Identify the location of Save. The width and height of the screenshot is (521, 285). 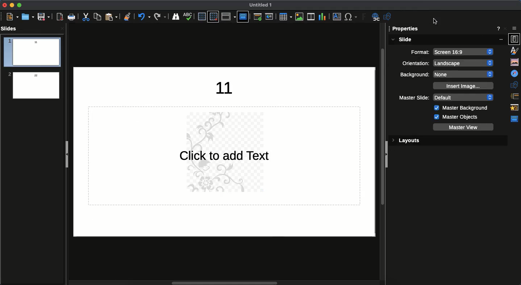
(43, 17).